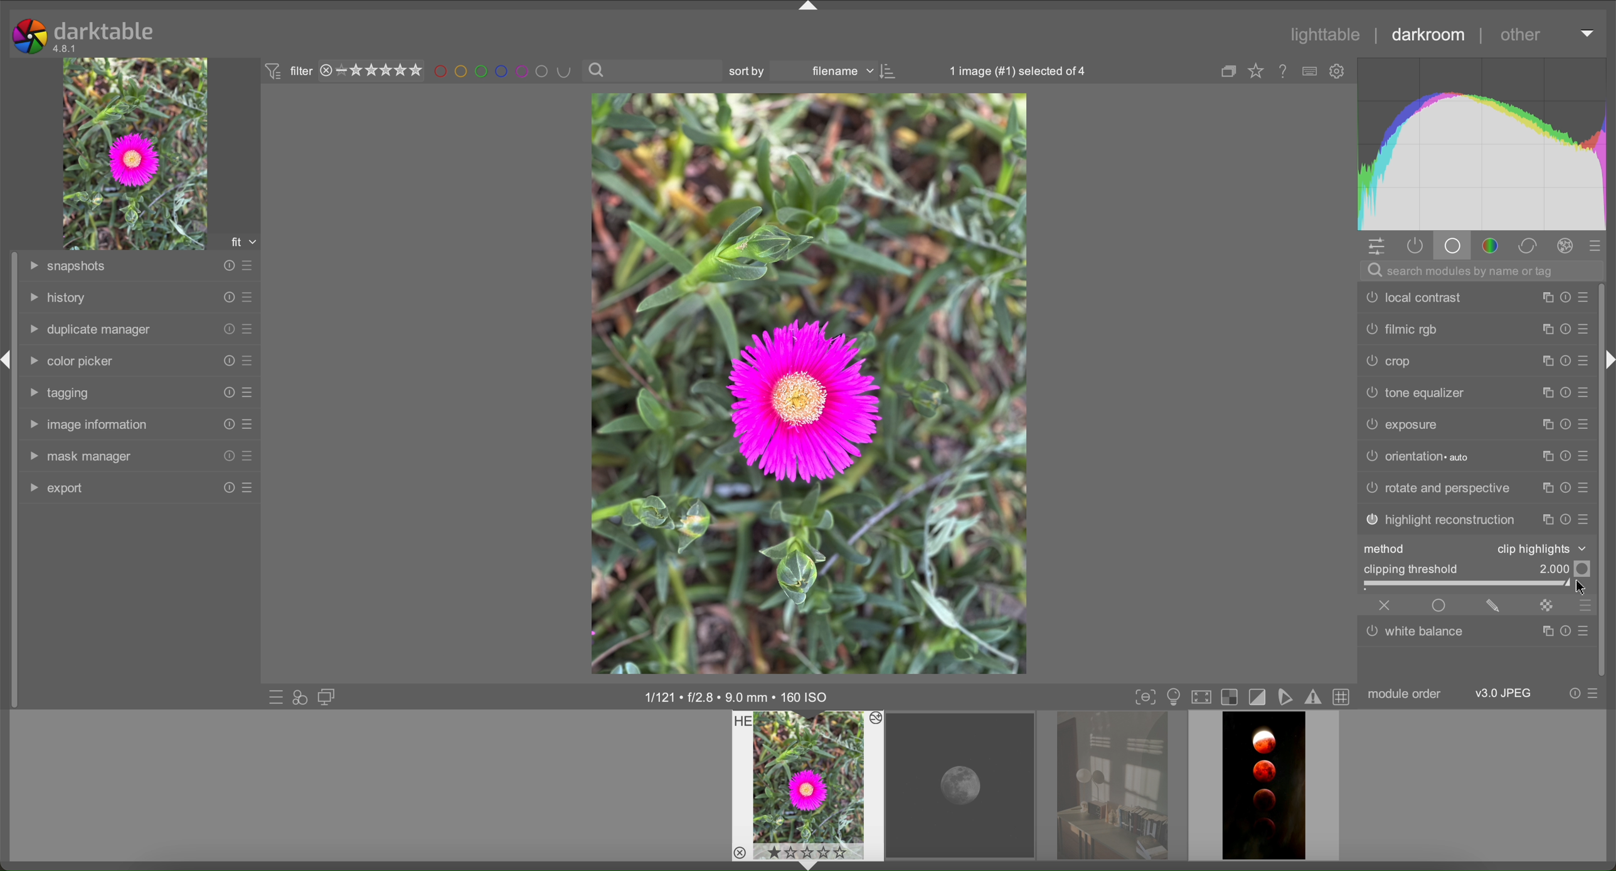  Describe the element at coordinates (1388, 549) in the screenshot. I see `method` at that location.